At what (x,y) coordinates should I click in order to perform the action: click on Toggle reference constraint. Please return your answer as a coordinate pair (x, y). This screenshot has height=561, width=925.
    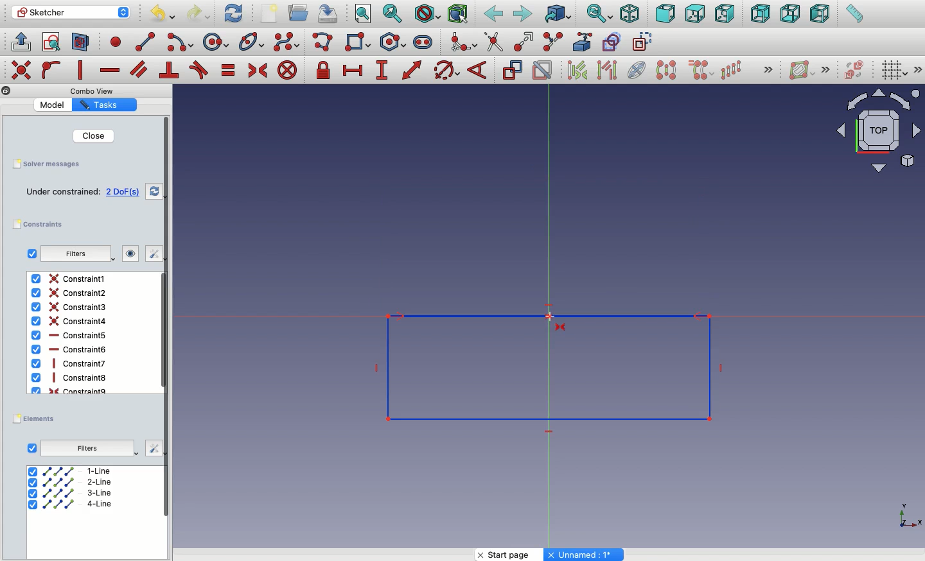
    Looking at the image, I should click on (512, 69).